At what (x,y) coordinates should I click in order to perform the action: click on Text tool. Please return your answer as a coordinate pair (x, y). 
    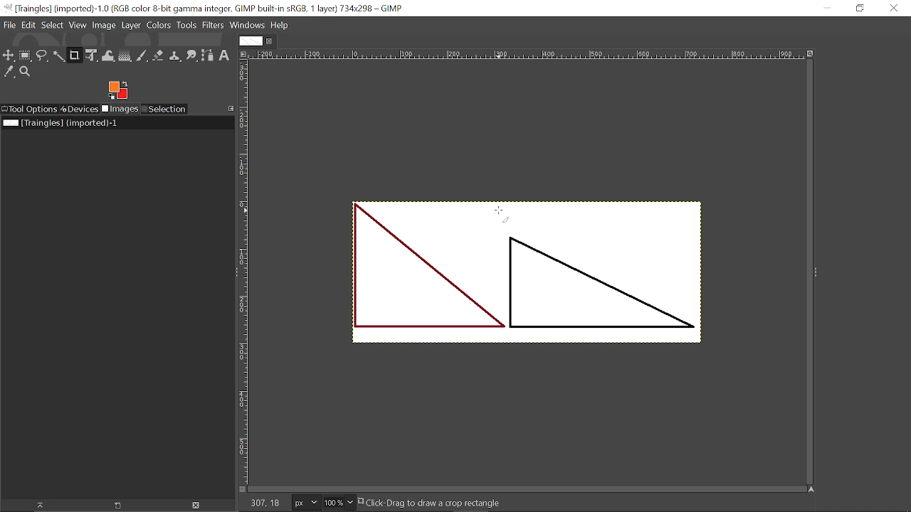
    Looking at the image, I should click on (224, 56).